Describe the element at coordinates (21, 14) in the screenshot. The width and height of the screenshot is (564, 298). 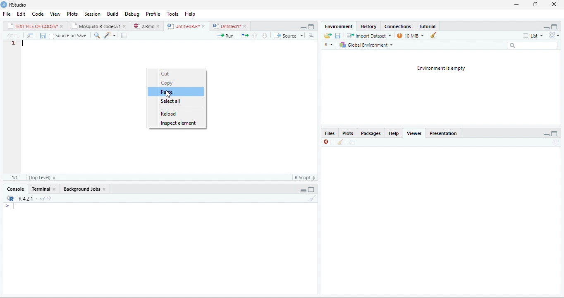
I see `Edit` at that location.